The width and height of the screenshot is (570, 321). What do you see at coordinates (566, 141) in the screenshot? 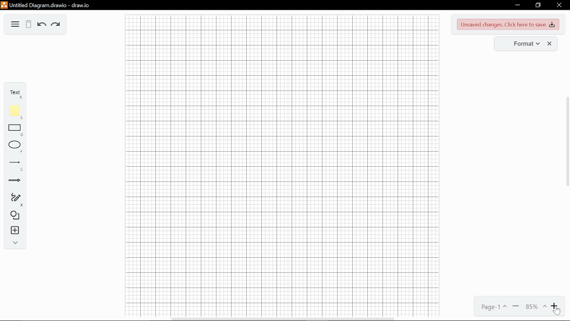
I see `vertical scrollbar` at bounding box center [566, 141].